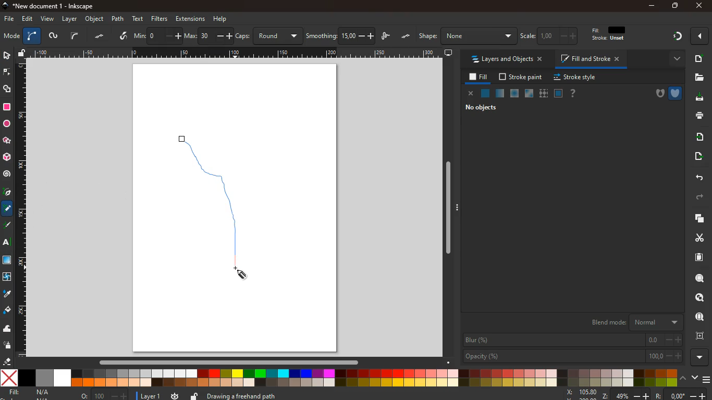 The width and height of the screenshot is (712, 400). What do you see at coordinates (242, 273) in the screenshot?
I see `draw-cursor` at bounding box center [242, 273].